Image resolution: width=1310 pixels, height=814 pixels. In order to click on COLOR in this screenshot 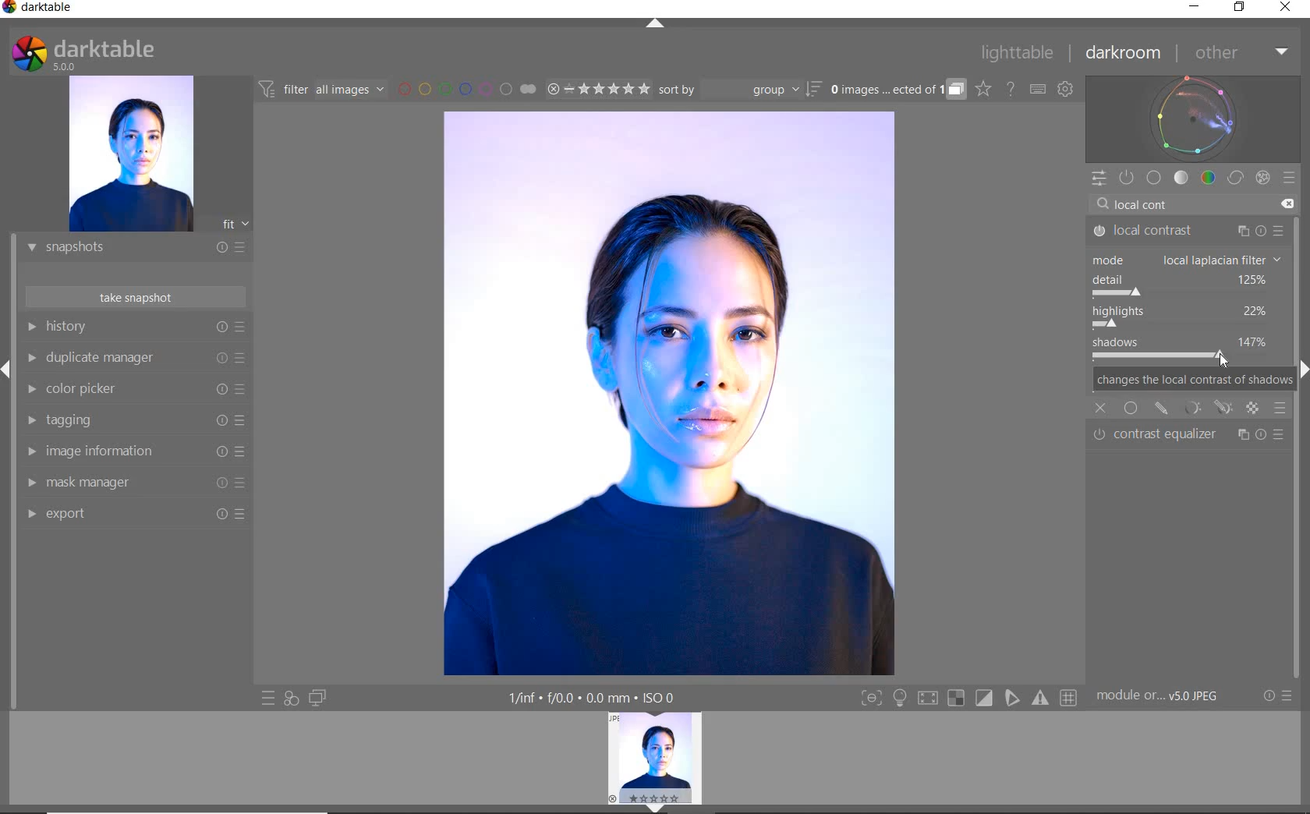, I will do `click(1209, 177)`.